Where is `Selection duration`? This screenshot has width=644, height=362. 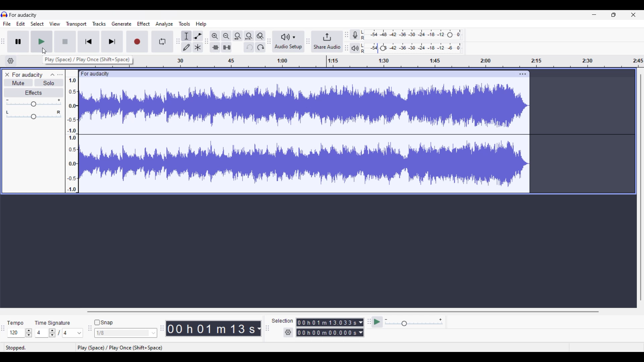
Selection duration is located at coordinates (326, 327).